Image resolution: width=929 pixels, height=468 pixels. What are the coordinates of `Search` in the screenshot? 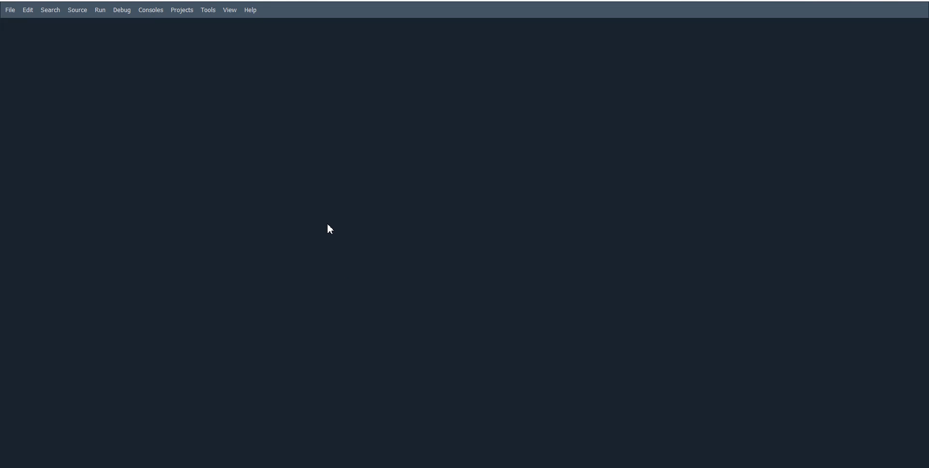 It's located at (50, 10).